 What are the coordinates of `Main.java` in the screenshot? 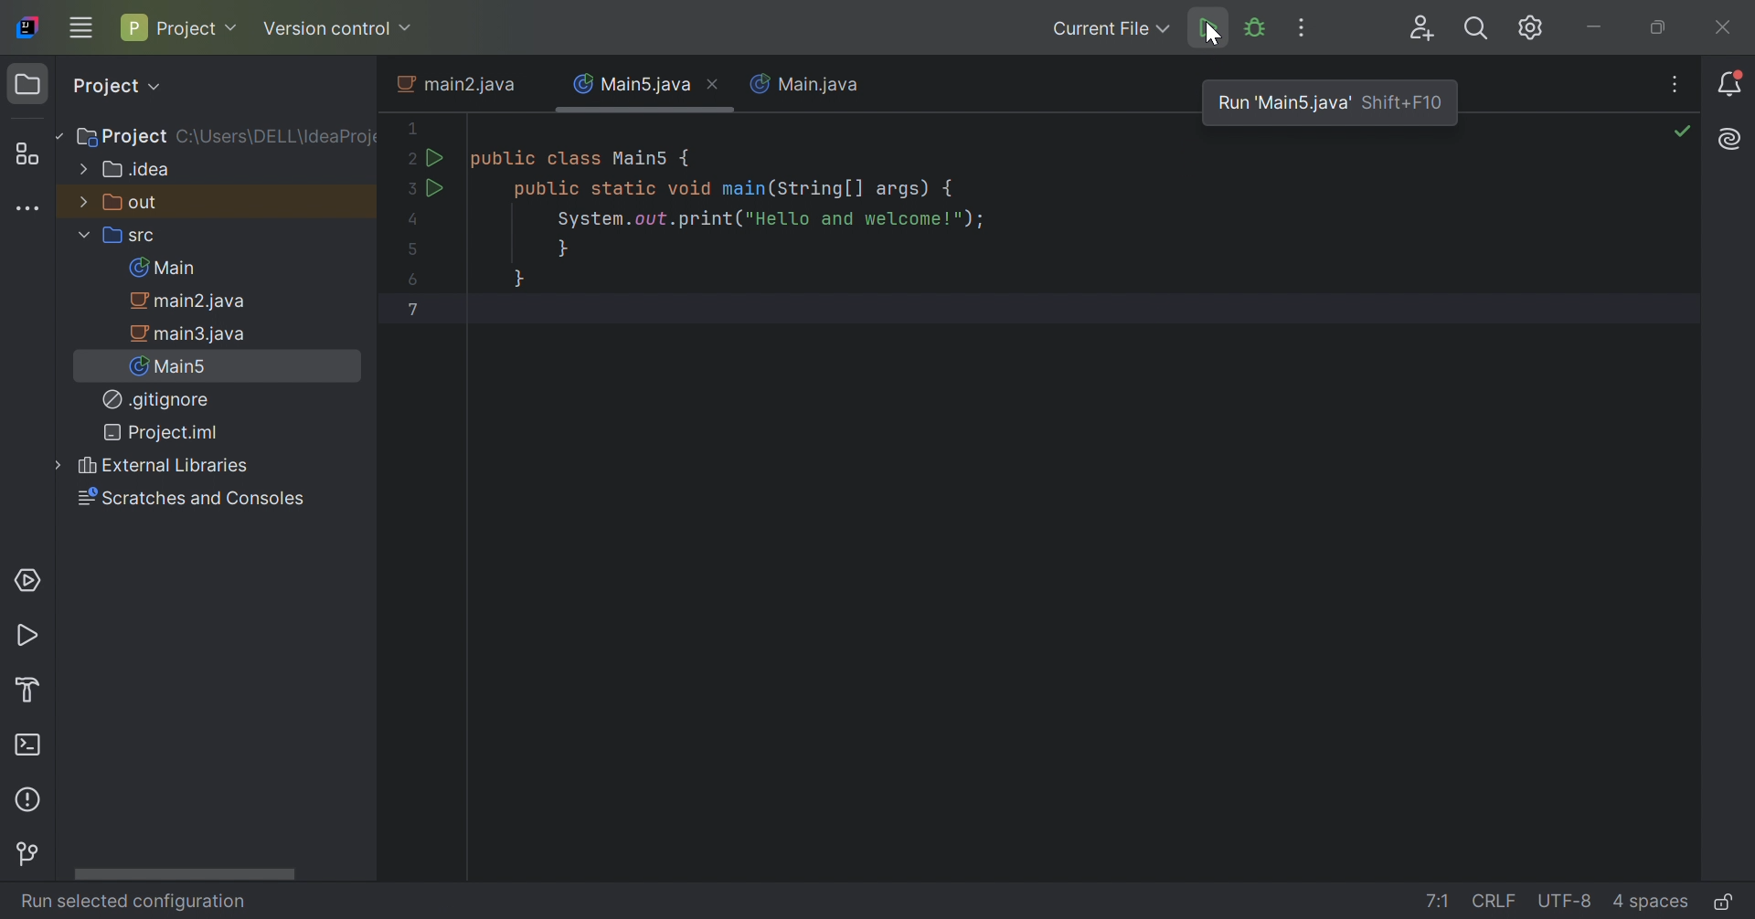 It's located at (807, 83).